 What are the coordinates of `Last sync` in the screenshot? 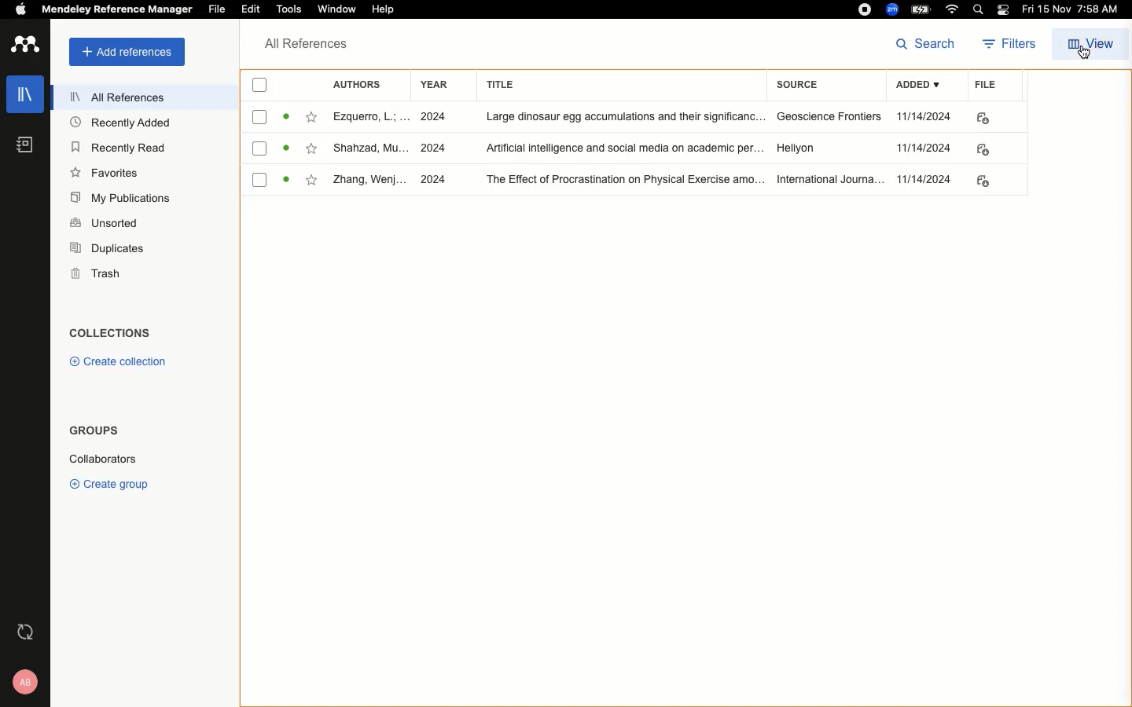 It's located at (24, 632).